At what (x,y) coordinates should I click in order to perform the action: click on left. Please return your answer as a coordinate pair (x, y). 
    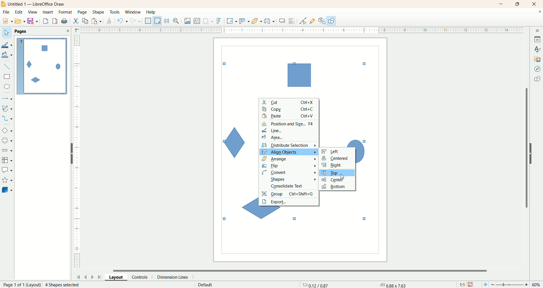
    Looking at the image, I should click on (337, 151).